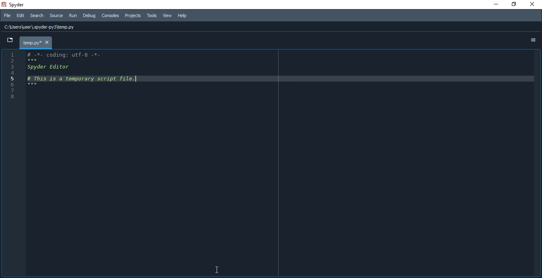  I want to click on options, so click(532, 40).